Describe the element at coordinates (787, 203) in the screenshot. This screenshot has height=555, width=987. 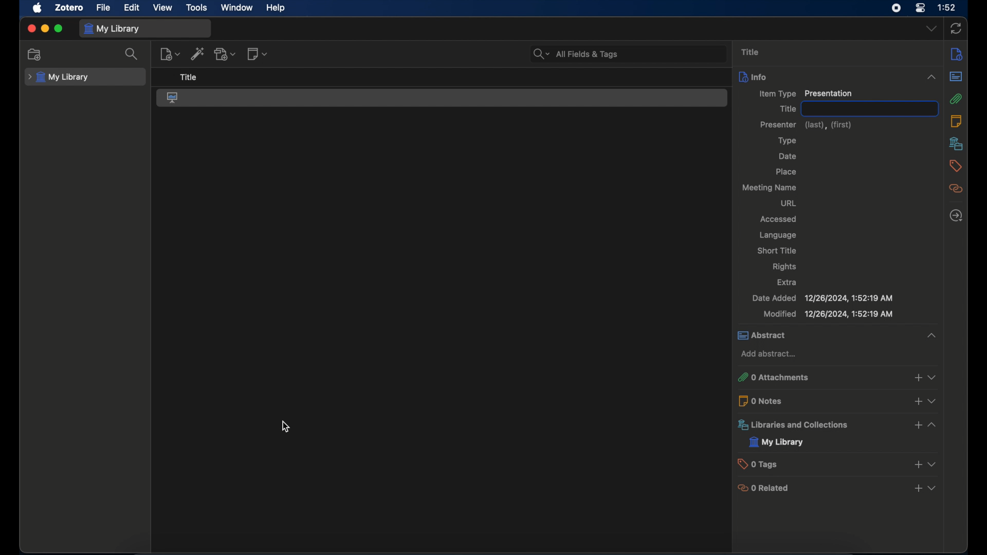
I see `url` at that location.